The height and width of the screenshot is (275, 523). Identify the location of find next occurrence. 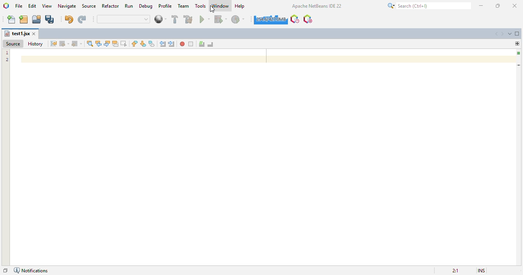
(107, 44).